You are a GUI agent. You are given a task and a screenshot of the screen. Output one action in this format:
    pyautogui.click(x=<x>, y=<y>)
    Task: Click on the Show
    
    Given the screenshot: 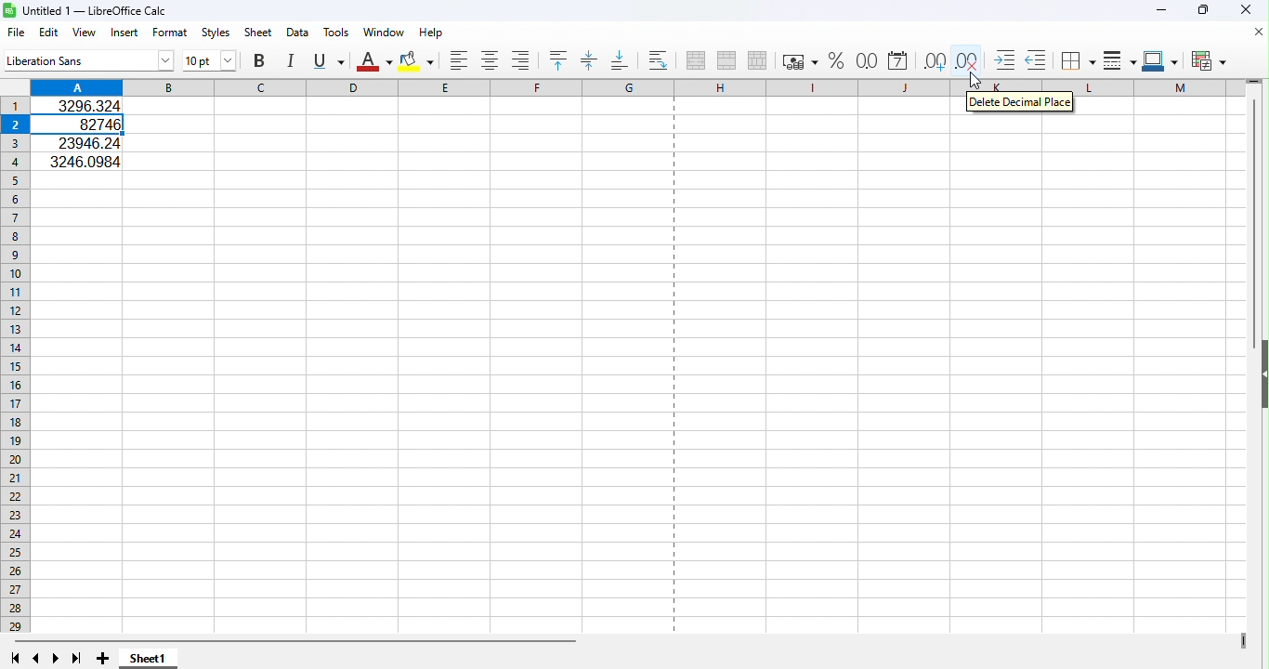 What is the action you would take?
    pyautogui.click(x=1262, y=377)
    